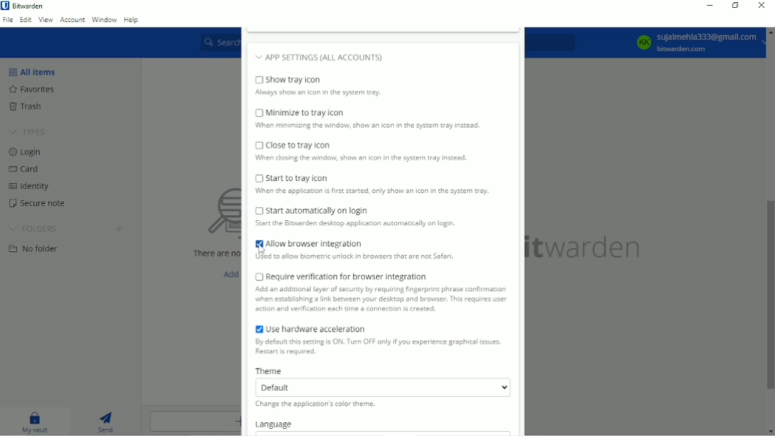  I want to click on Identity, so click(27, 186).